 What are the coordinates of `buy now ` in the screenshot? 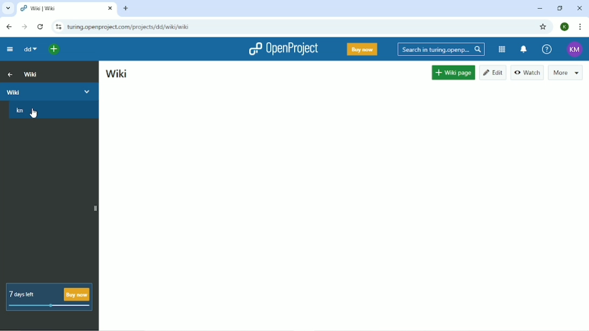 It's located at (79, 295).